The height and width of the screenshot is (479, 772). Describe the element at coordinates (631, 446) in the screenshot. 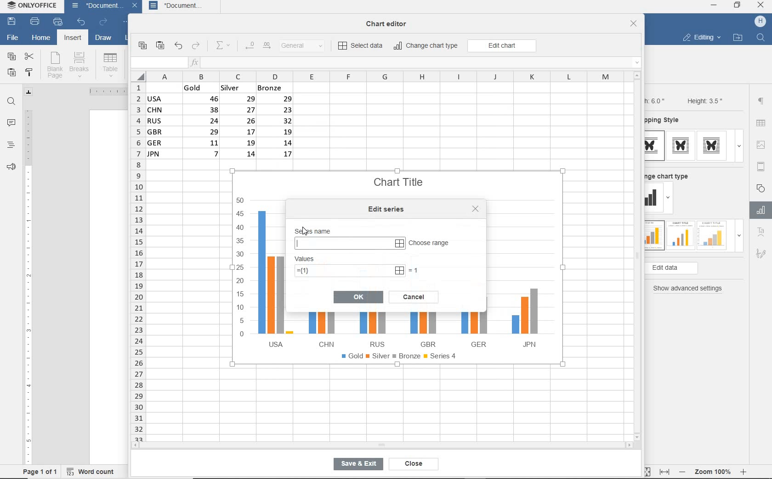

I see `scroll right` at that location.